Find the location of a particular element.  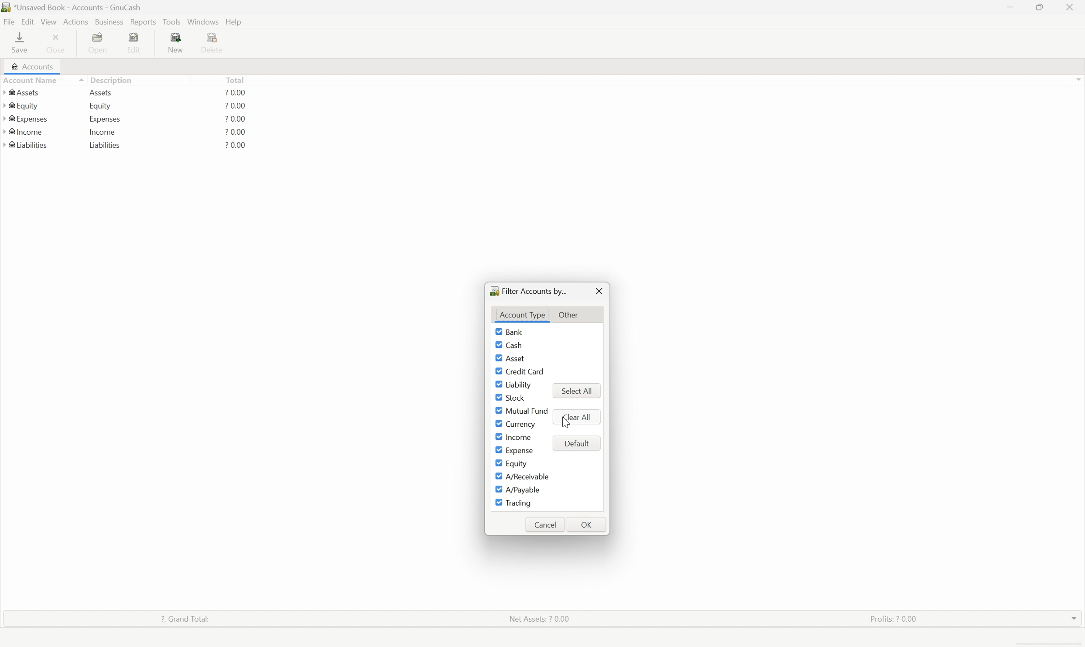

Reports is located at coordinates (142, 22).